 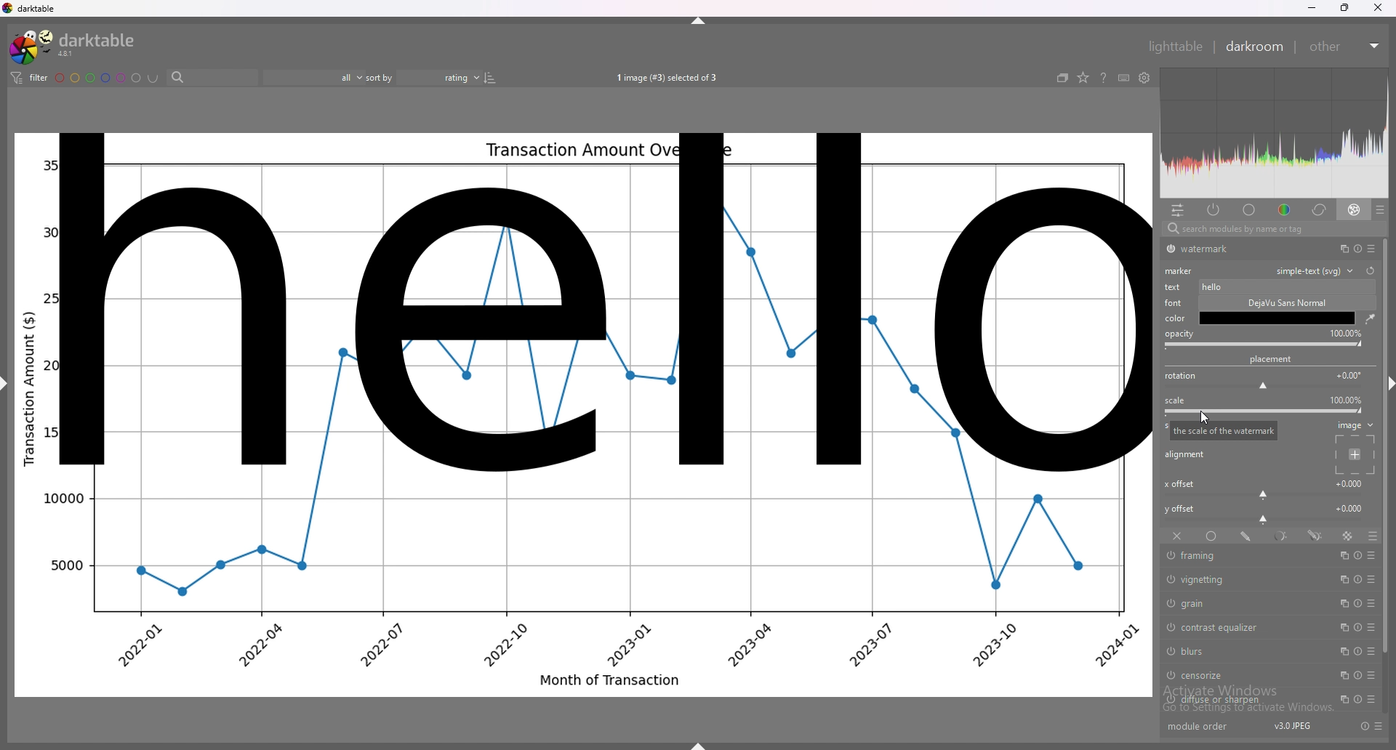 What do you see at coordinates (1311, 9) in the screenshot?
I see `minimize` at bounding box center [1311, 9].